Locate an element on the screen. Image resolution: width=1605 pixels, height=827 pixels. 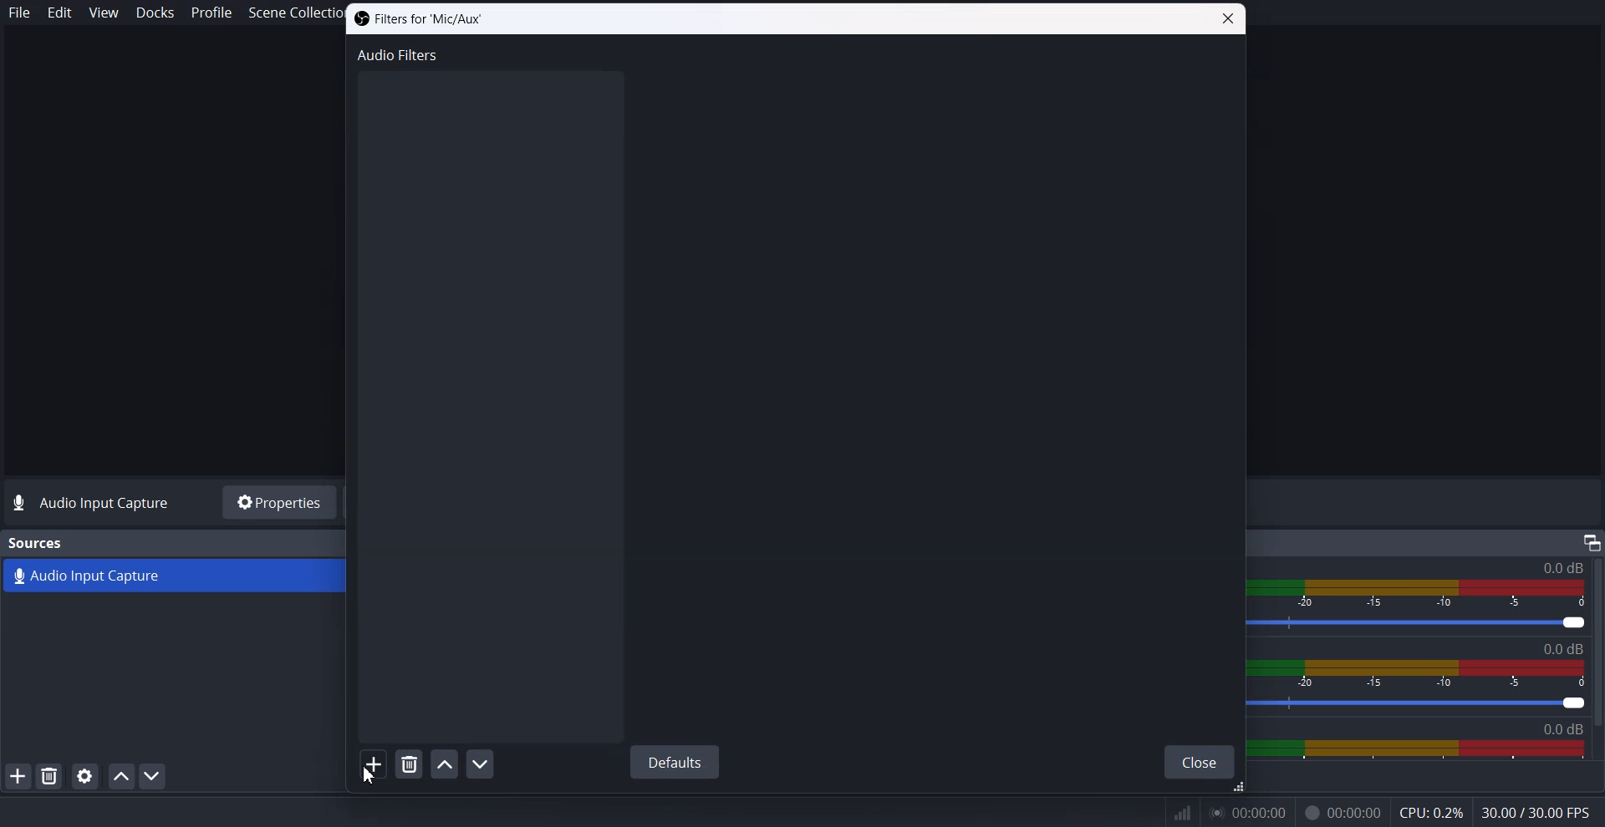
Scene Collection is located at coordinates (288, 14).